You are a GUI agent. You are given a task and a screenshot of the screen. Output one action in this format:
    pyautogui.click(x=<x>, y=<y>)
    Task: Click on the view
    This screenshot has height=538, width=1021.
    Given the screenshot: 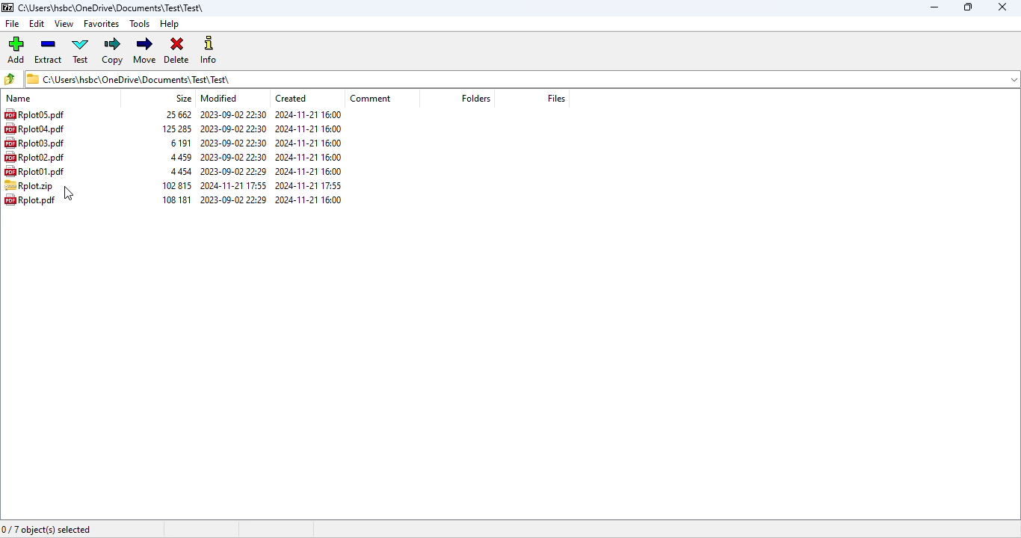 What is the action you would take?
    pyautogui.click(x=64, y=23)
    